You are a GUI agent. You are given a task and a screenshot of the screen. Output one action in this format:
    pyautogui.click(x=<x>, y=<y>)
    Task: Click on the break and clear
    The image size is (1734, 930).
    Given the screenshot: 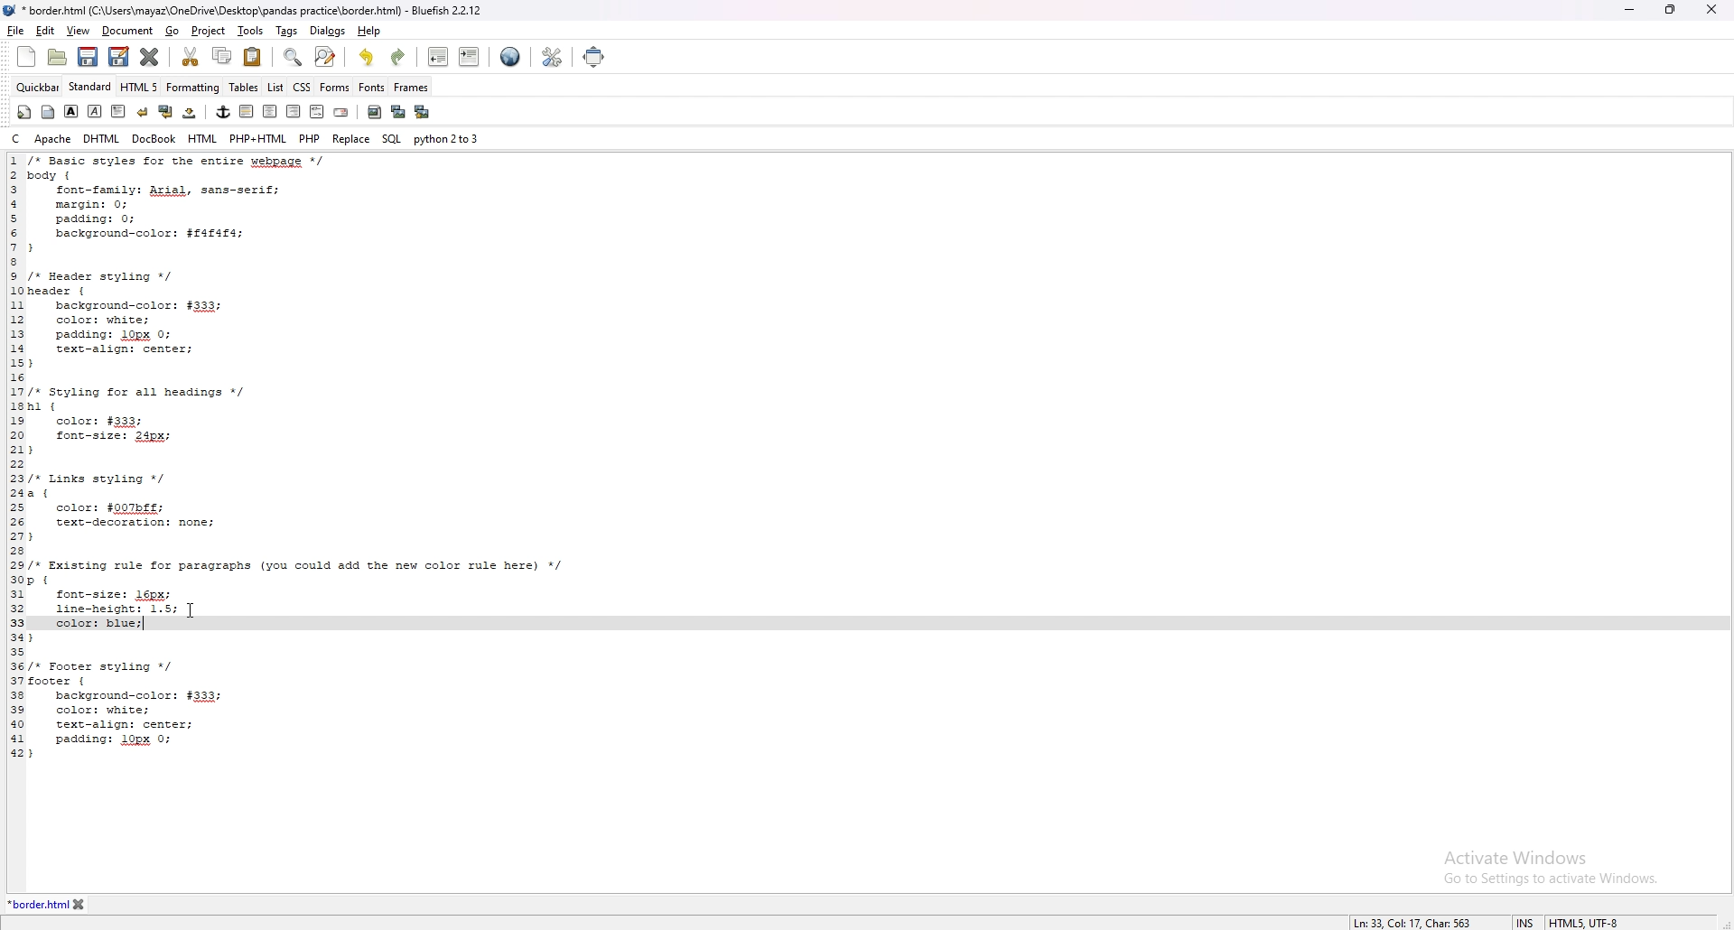 What is the action you would take?
    pyautogui.click(x=166, y=111)
    